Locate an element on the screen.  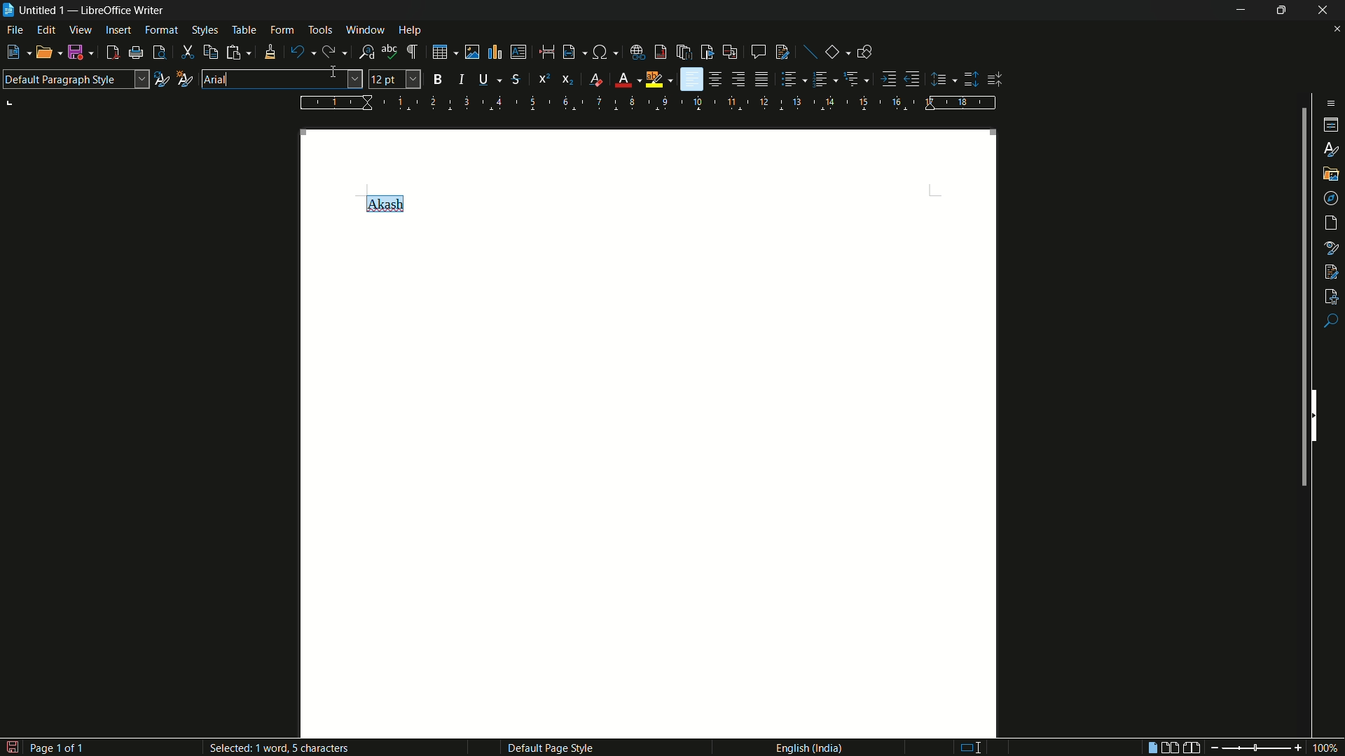
toggle formatting marks is located at coordinates (413, 52).